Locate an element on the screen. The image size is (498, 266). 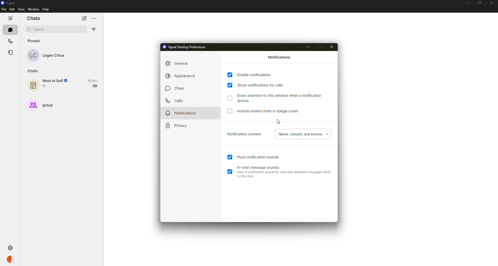
click to enable is located at coordinates (229, 111).